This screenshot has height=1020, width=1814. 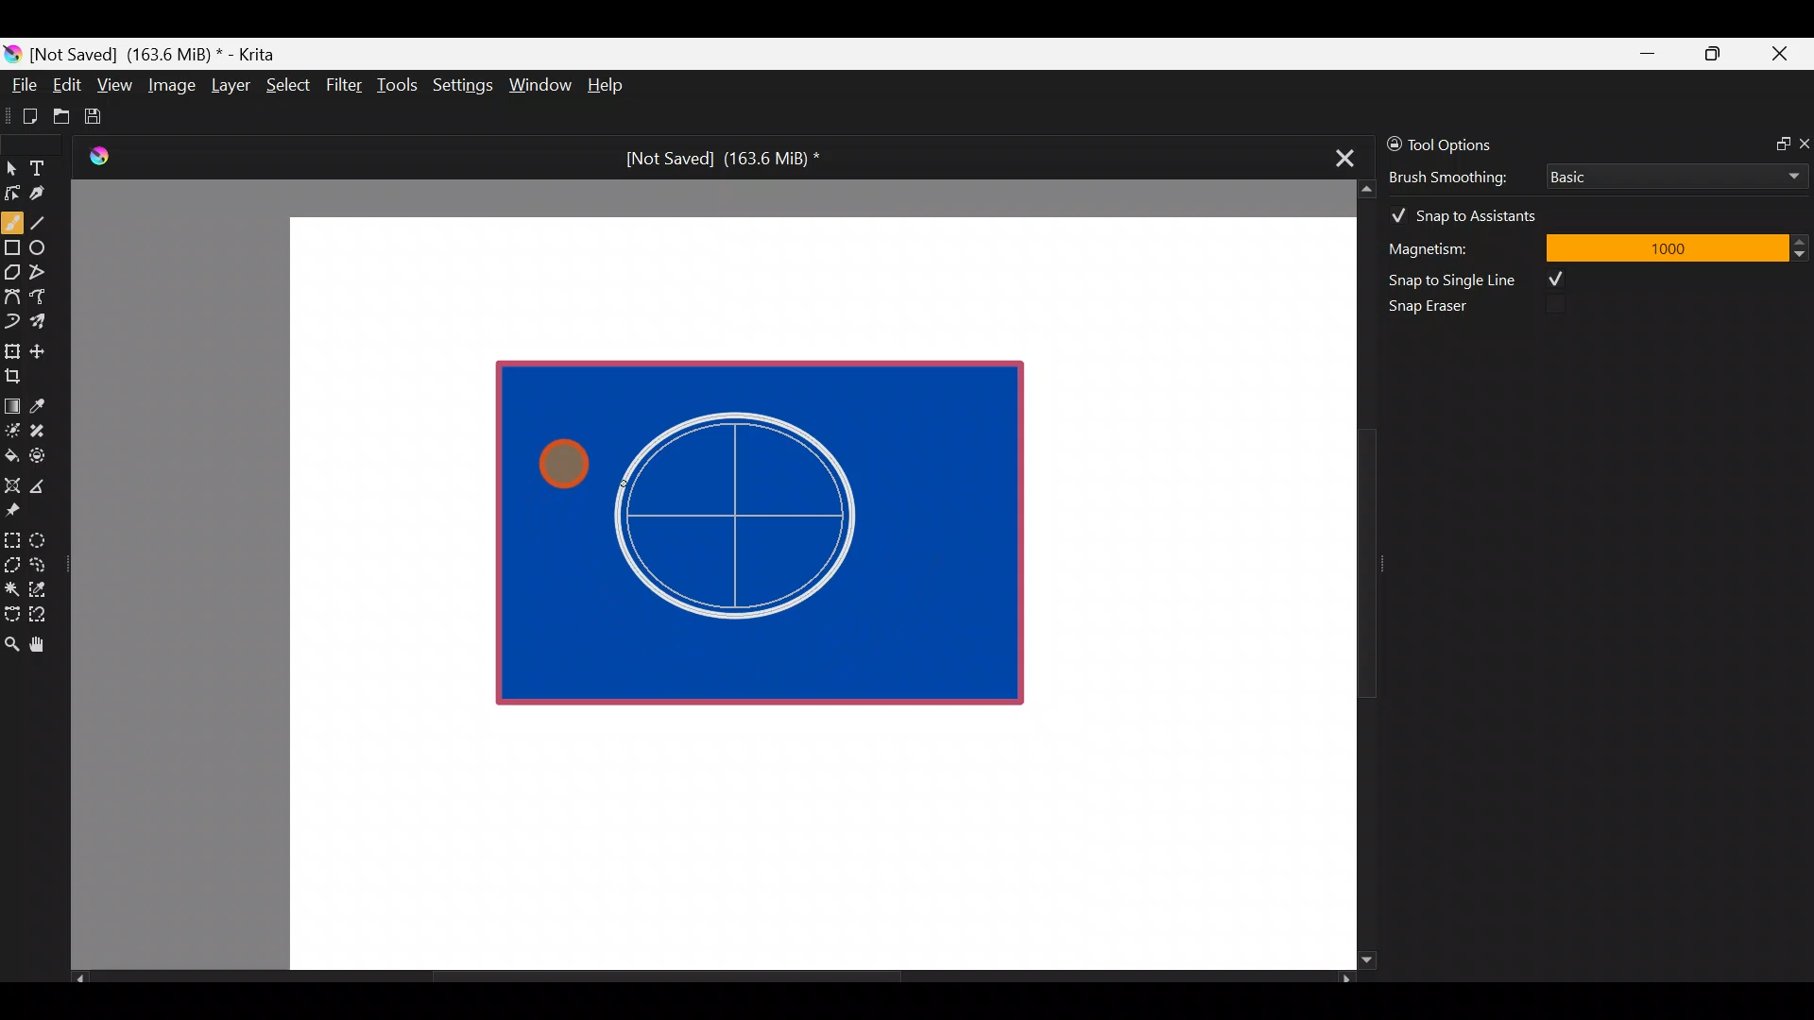 I want to click on Scroll bar, so click(x=1353, y=575).